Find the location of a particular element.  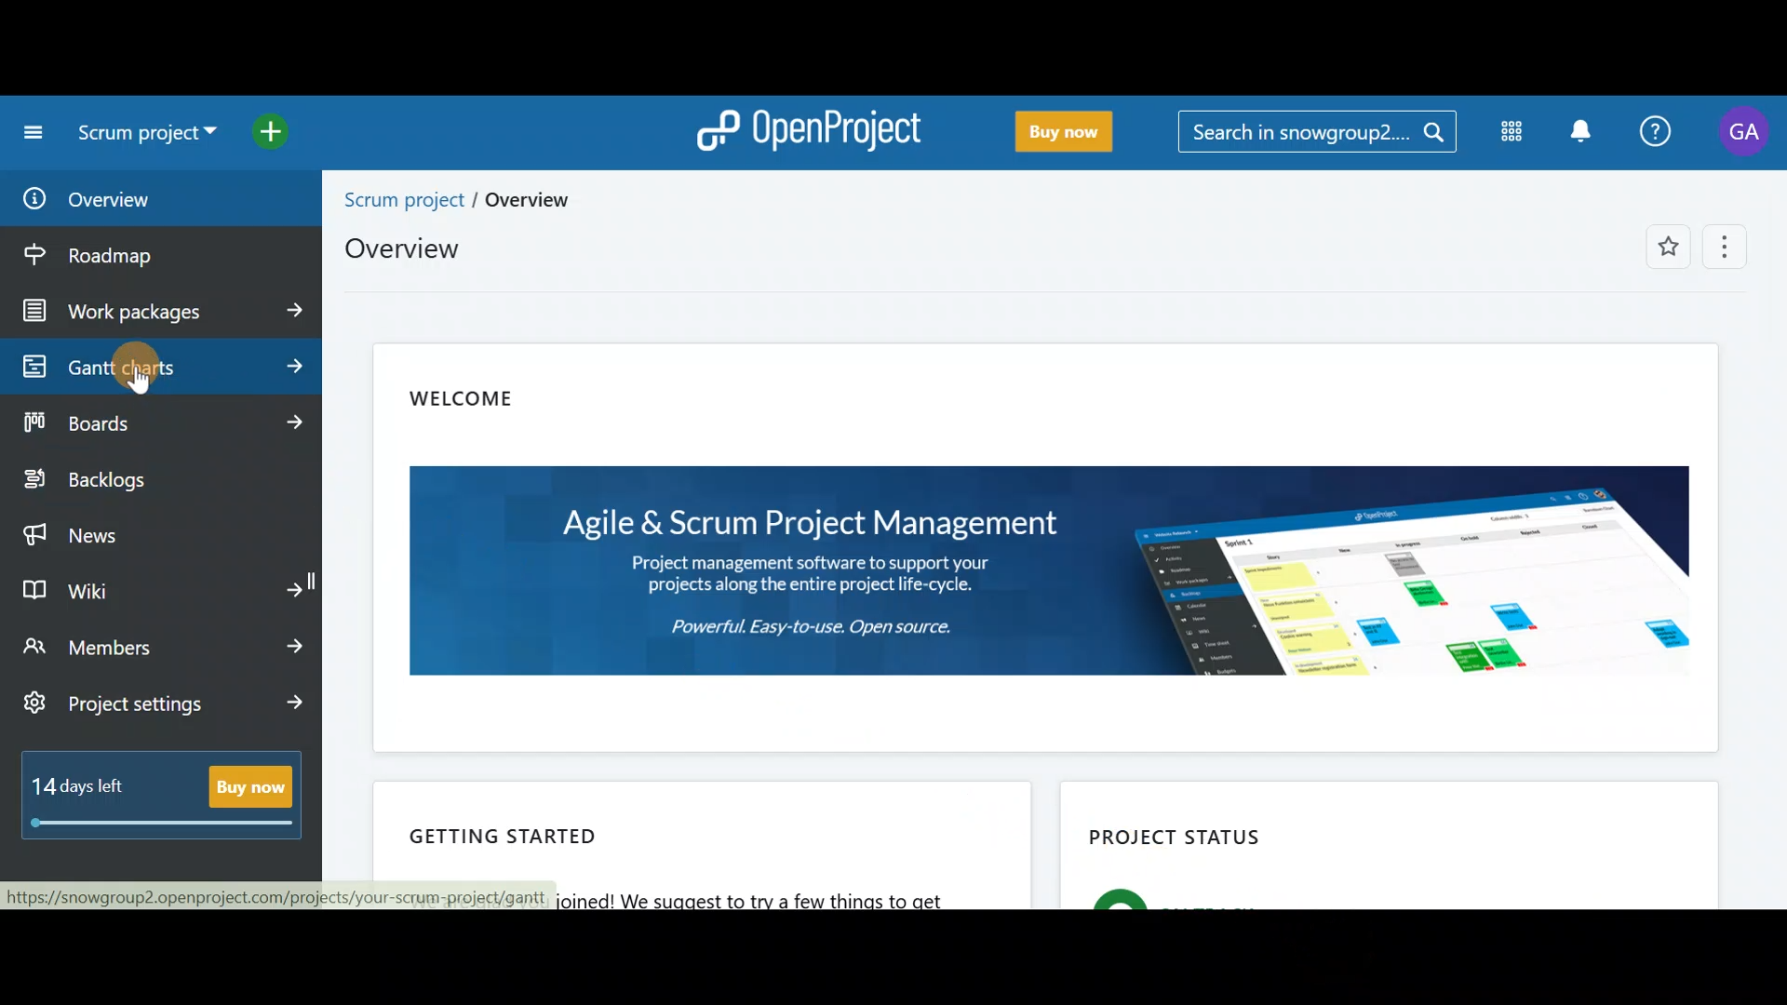

Wiki is located at coordinates (163, 598).